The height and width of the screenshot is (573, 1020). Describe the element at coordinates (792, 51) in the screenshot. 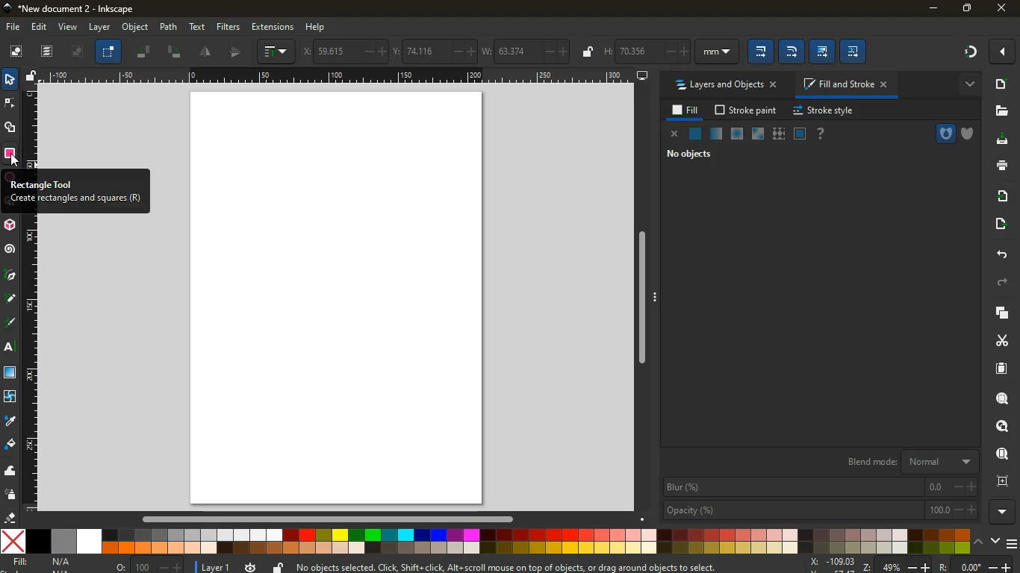

I see `edit` at that location.